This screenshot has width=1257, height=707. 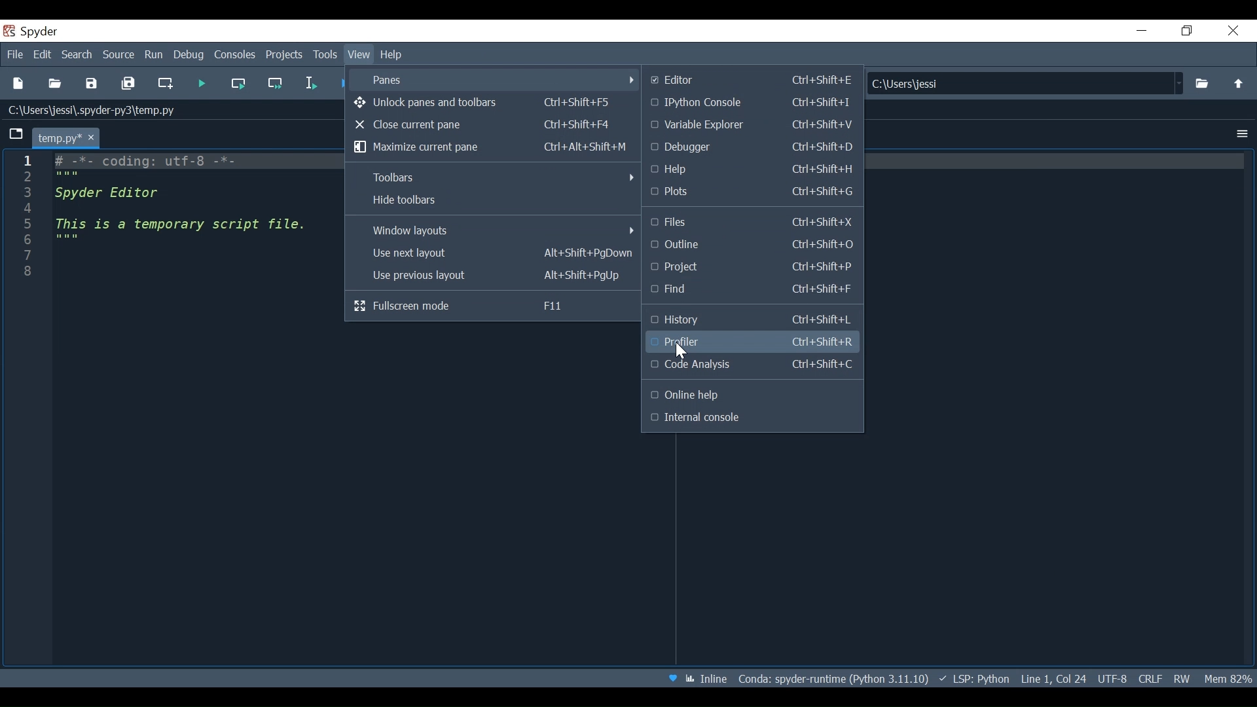 What do you see at coordinates (683, 352) in the screenshot?
I see `Cursor` at bounding box center [683, 352].